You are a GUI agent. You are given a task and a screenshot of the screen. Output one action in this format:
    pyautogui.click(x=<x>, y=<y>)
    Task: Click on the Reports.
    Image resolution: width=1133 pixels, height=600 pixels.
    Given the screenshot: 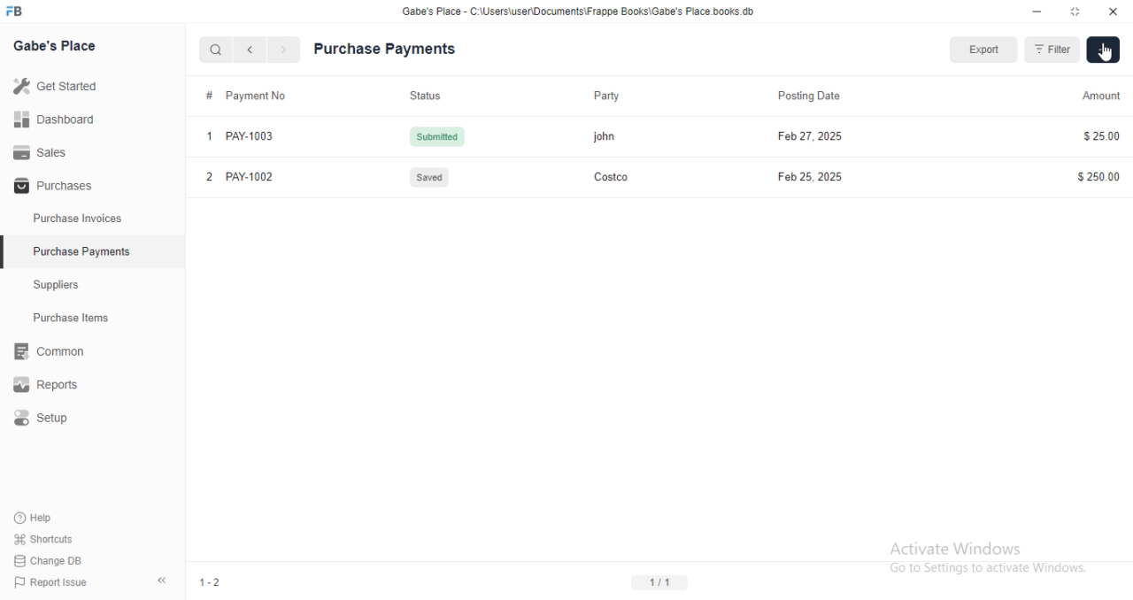 What is the action you would take?
    pyautogui.click(x=52, y=385)
    